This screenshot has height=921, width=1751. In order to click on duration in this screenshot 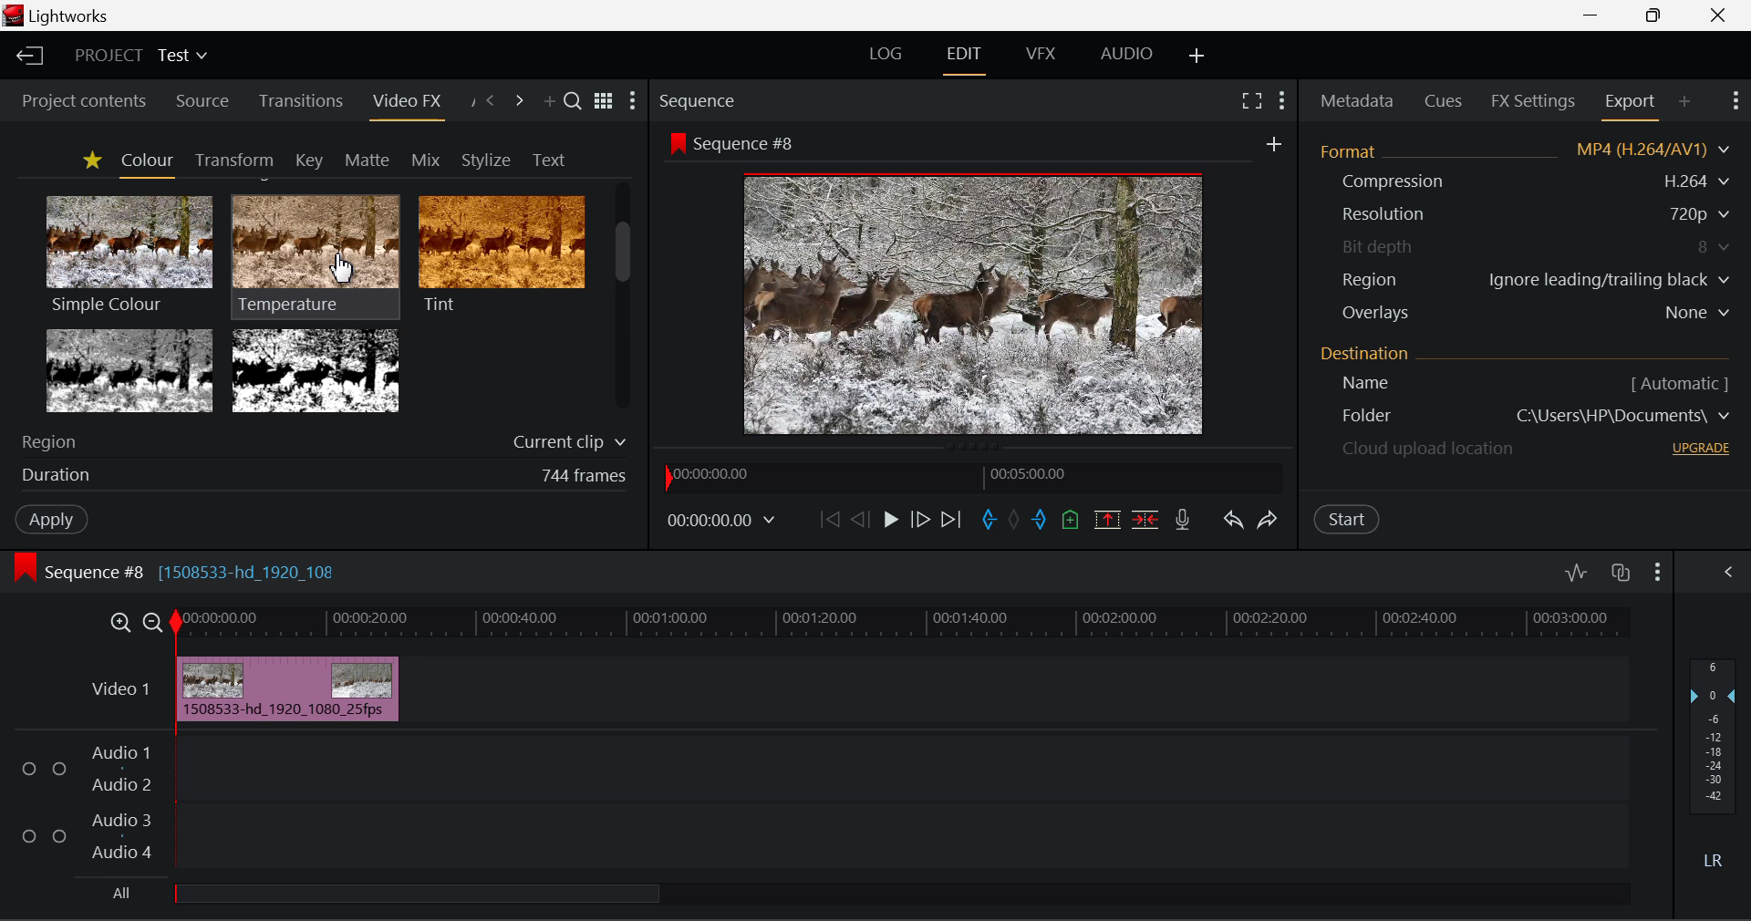, I will do `click(51, 476)`.